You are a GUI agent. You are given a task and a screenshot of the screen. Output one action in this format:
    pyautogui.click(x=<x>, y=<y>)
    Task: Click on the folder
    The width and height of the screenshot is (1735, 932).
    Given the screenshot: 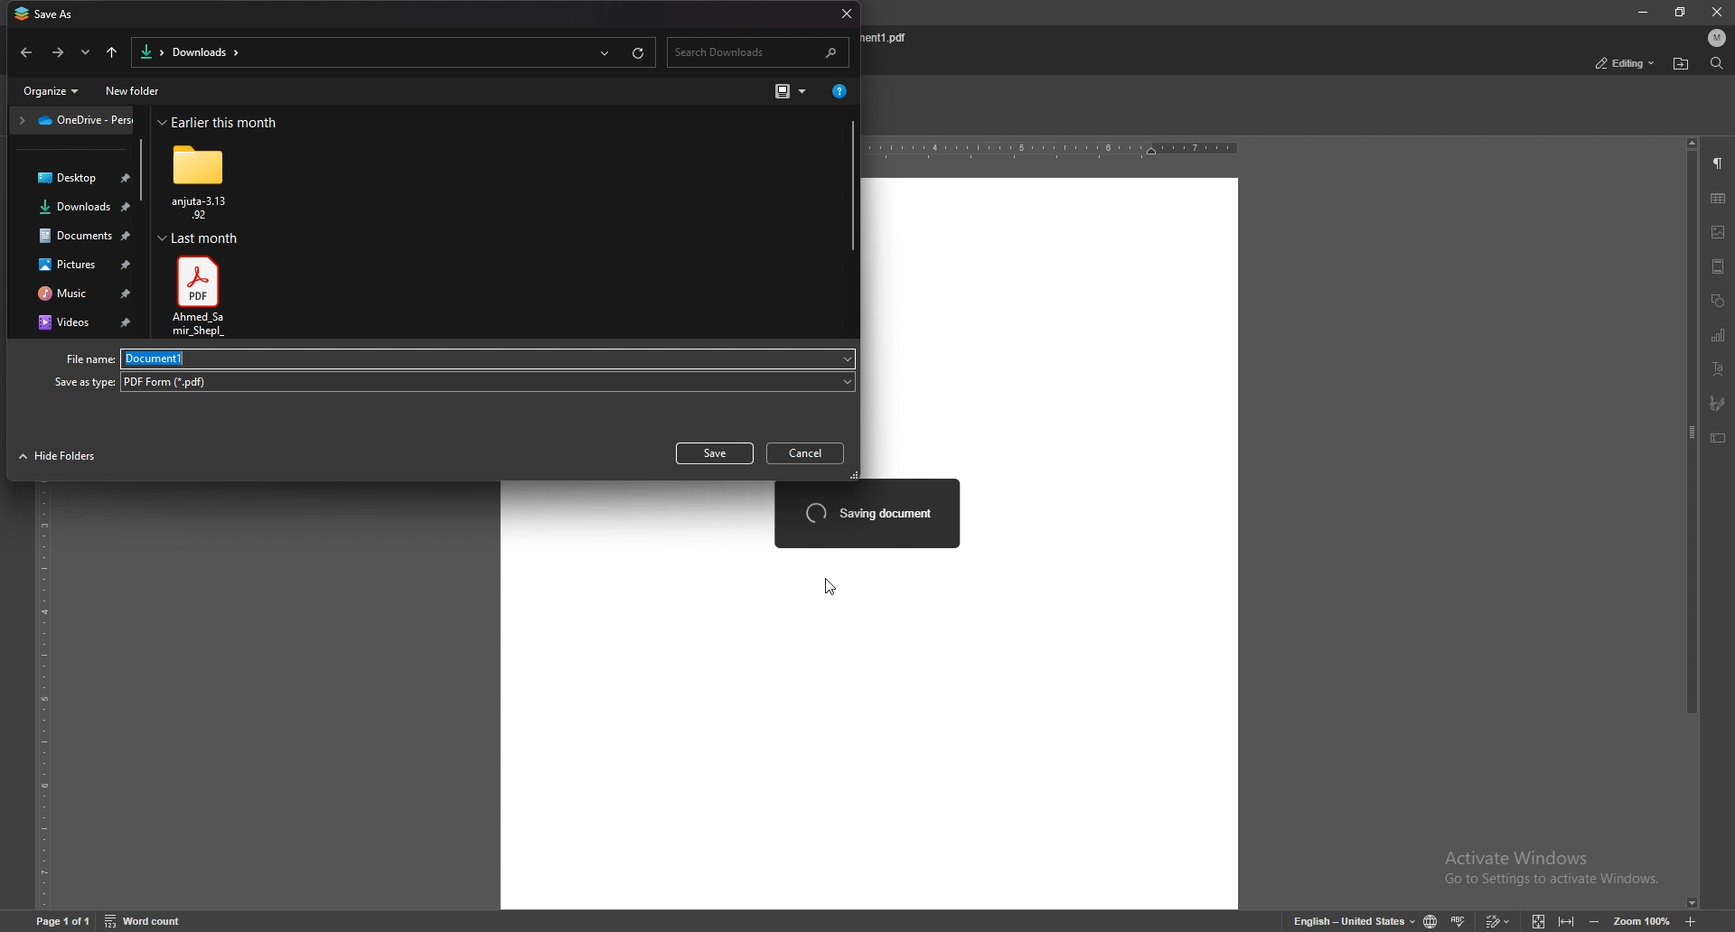 What is the action you would take?
    pyautogui.click(x=73, y=121)
    